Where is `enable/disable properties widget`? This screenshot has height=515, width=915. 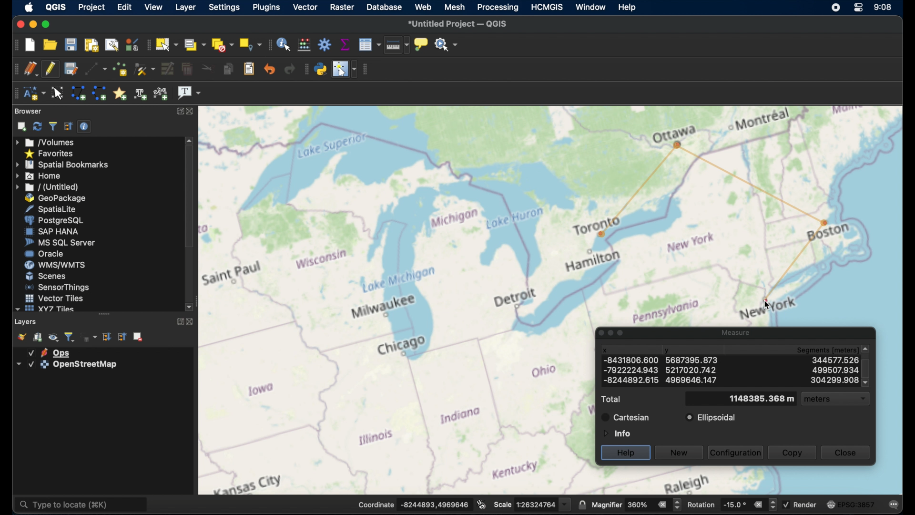
enable/disable properties widget is located at coordinates (84, 126).